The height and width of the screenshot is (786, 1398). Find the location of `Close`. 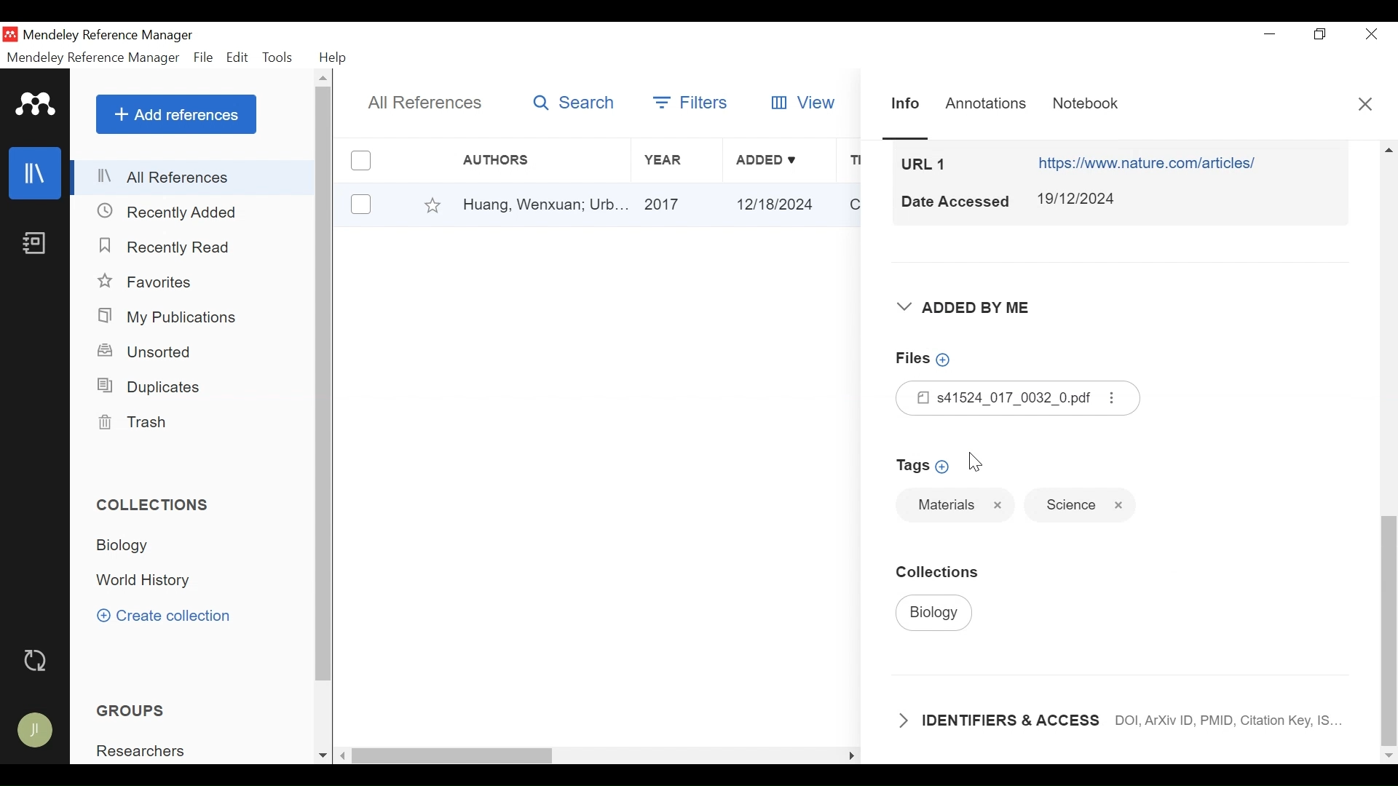

Close is located at coordinates (1364, 103).